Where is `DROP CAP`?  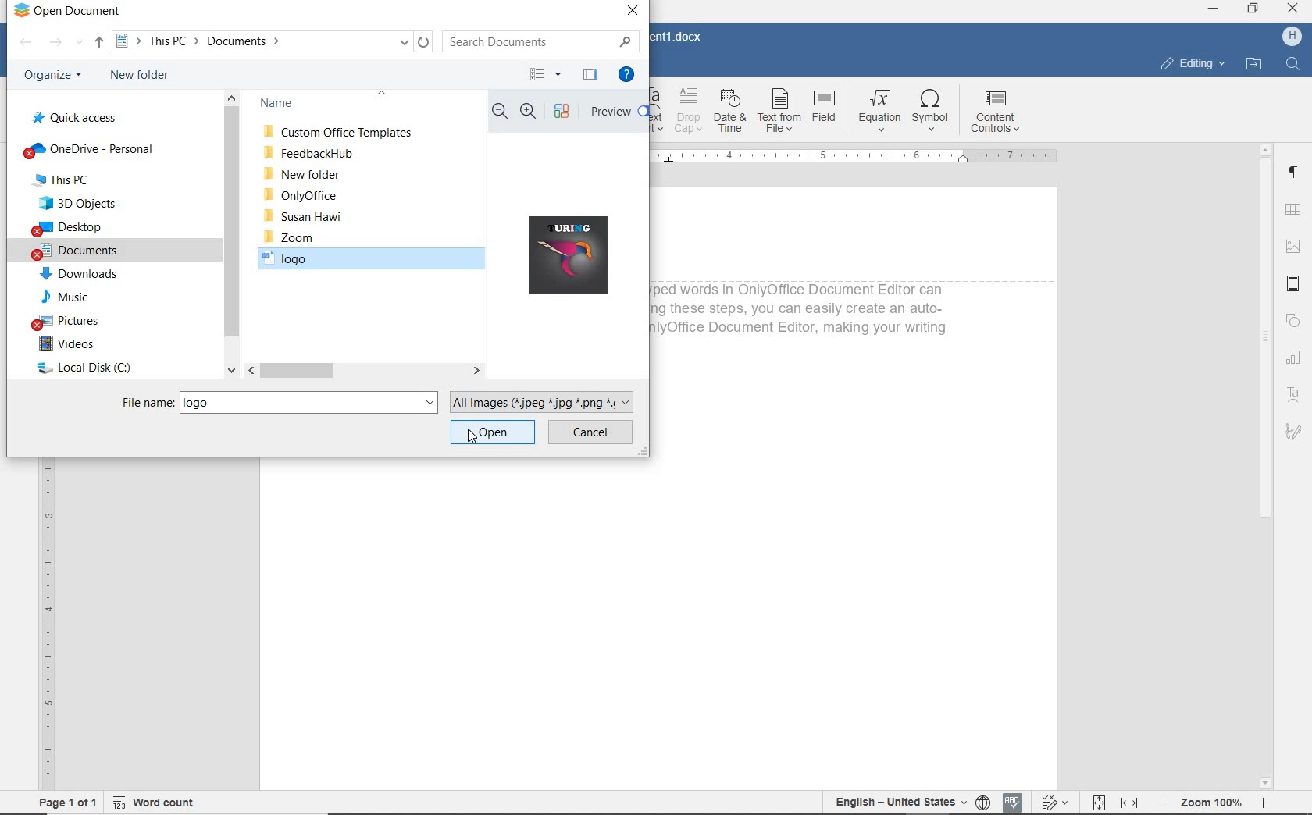 DROP CAP is located at coordinates (690, 113).